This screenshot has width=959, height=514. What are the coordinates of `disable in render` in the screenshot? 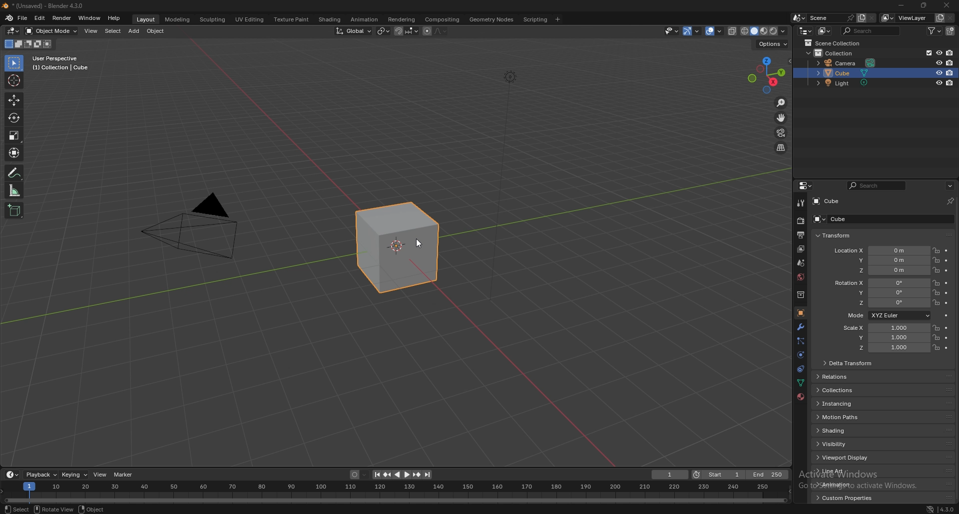 It's located at (950, 73).